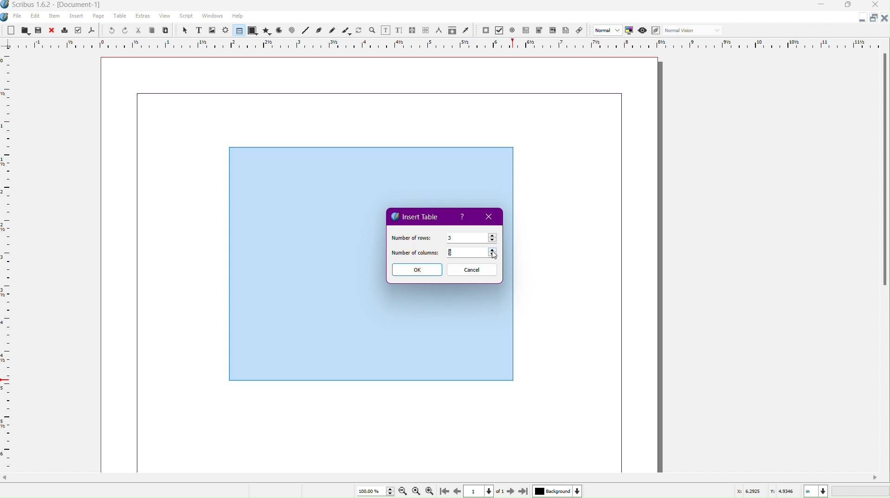 The image size is (890, 498). I want to click on Coordinates, so click(810, 490).